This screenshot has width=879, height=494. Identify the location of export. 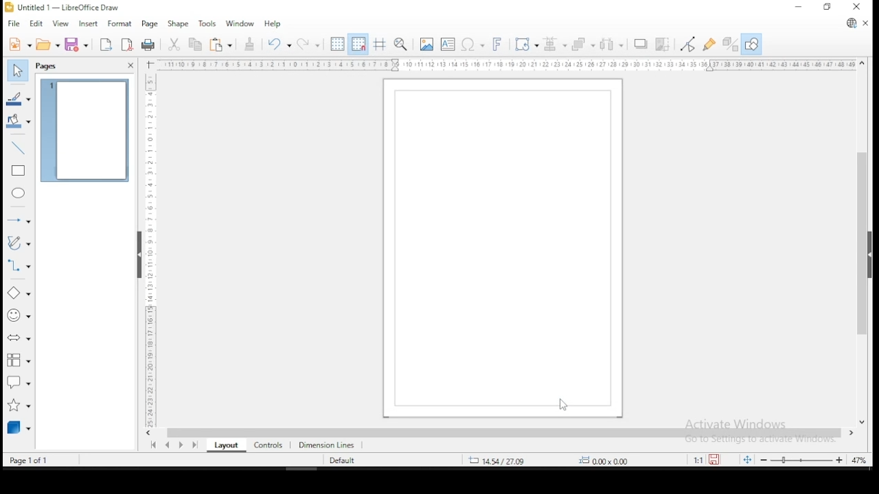
(105, 45).